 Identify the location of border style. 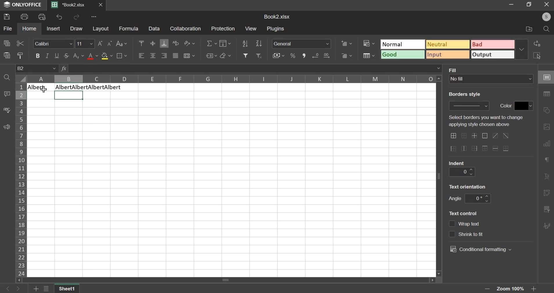
(471, 106).